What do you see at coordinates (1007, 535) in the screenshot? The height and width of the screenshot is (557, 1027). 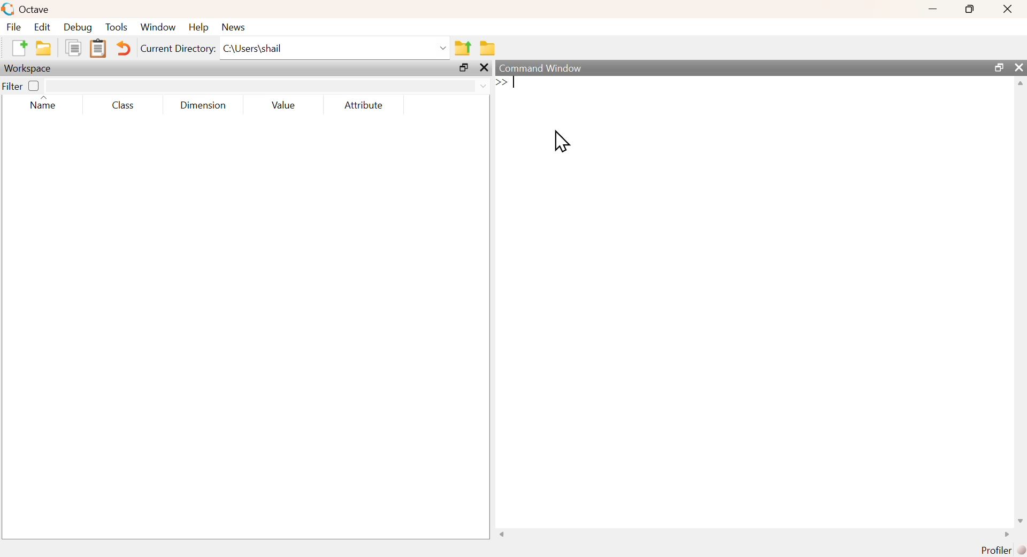 I see `scroll right` at bounding box center [1007, 535].